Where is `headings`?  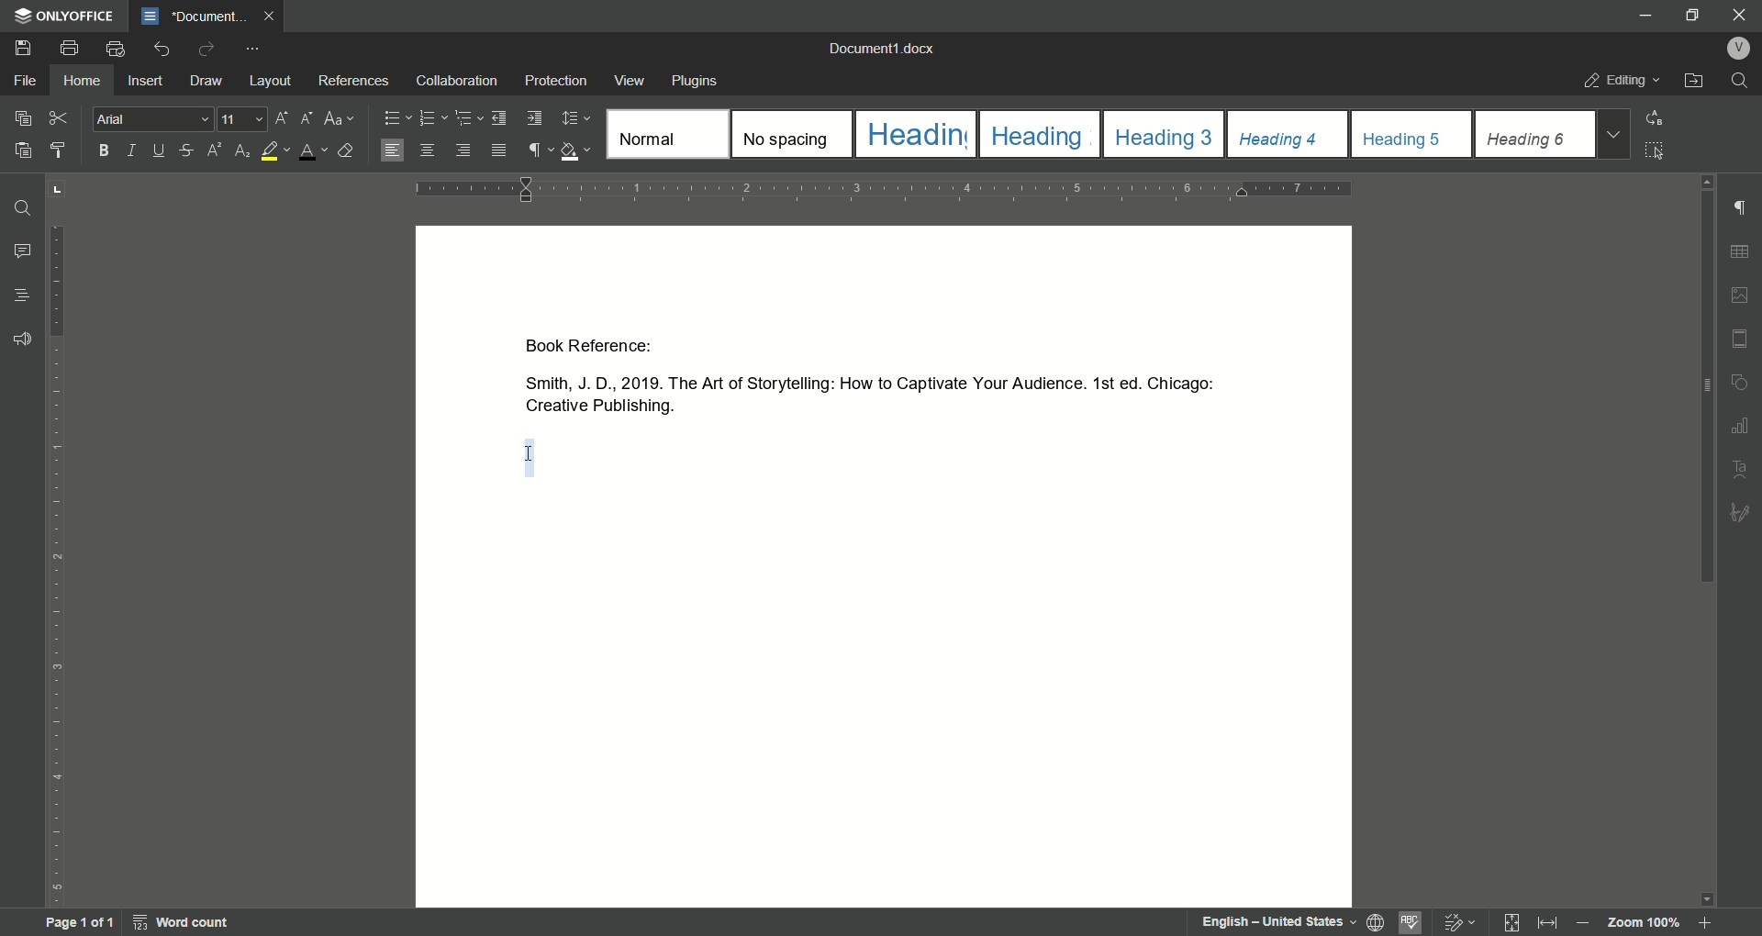 headings is located at coordinates (1039, 133).